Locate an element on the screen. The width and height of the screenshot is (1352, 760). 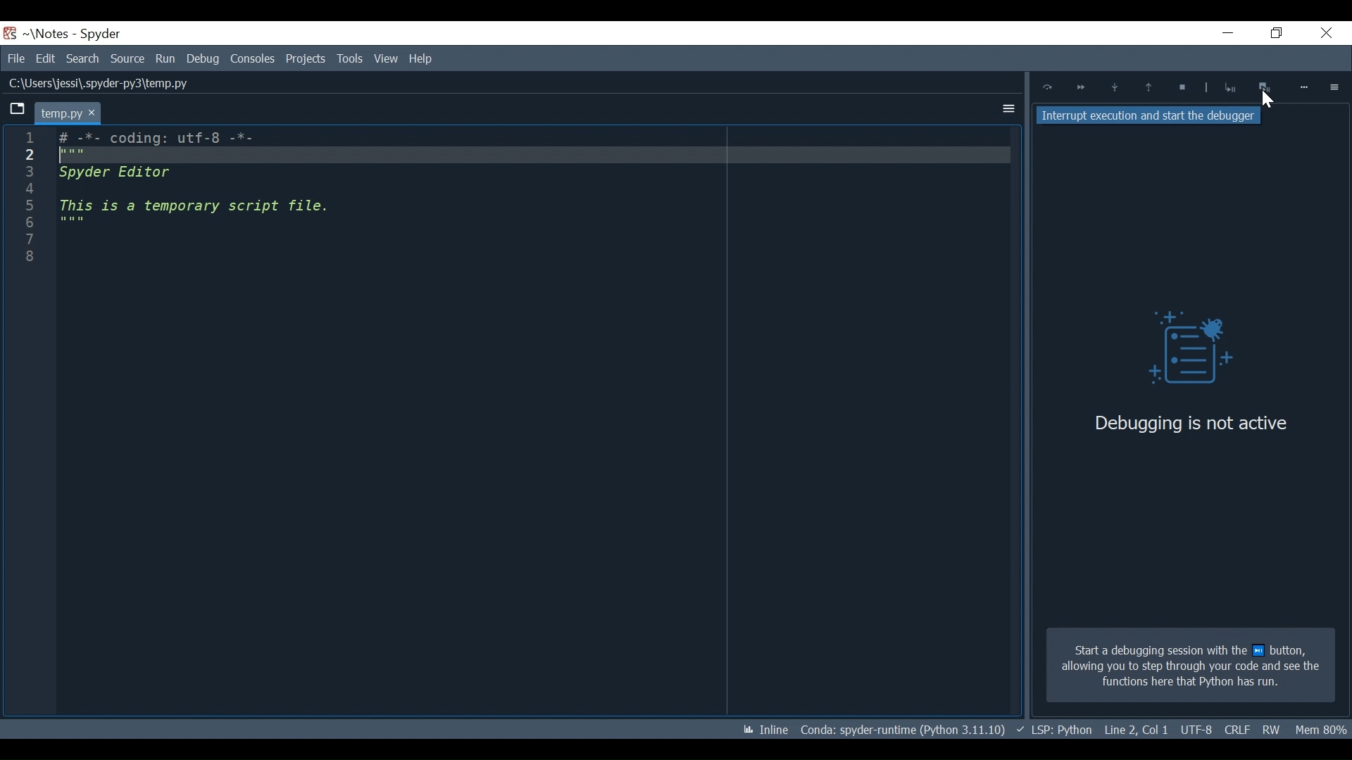
Cursor Position is located at coordinates (1196, 730).